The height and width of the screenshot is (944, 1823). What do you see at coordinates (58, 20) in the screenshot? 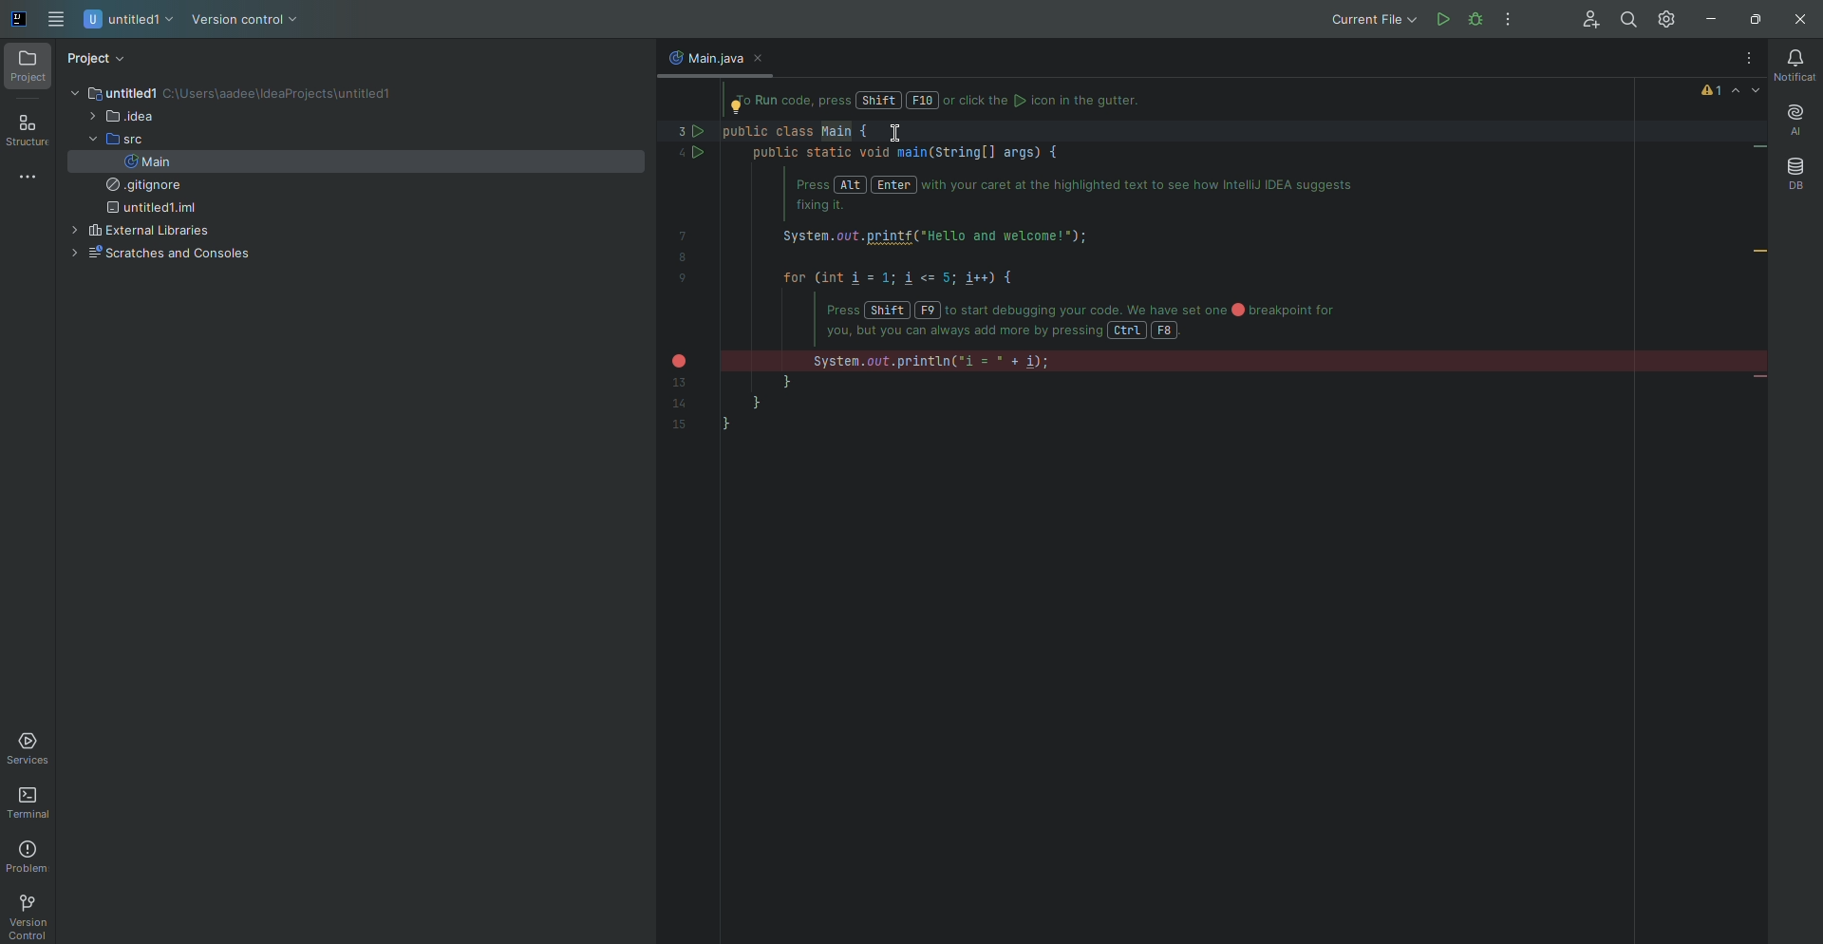
I see `Main Menu` at bounding box center [58, 20].